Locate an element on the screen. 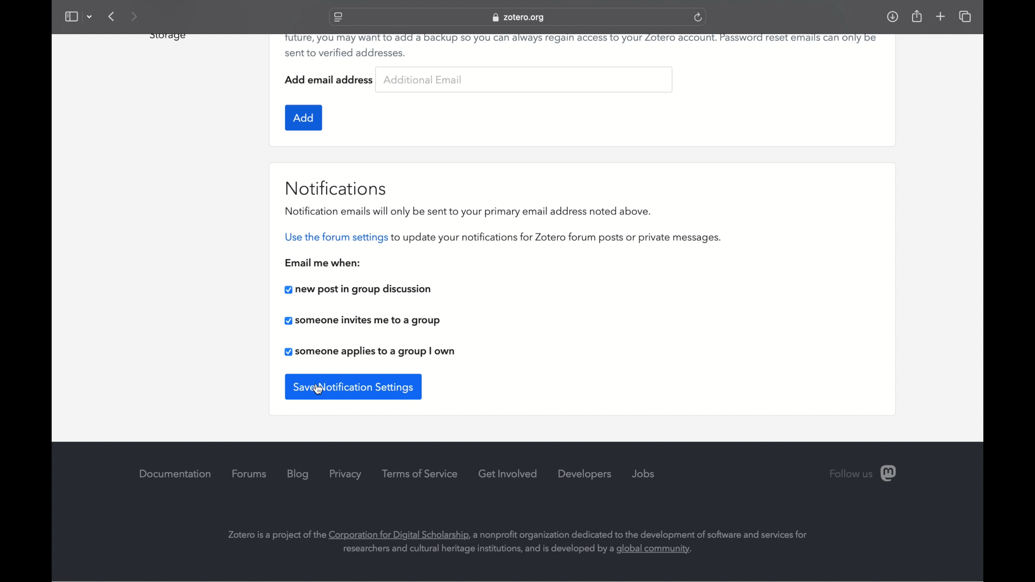 The image size is (1035, 582). blog is located at coordinates (300, 474).